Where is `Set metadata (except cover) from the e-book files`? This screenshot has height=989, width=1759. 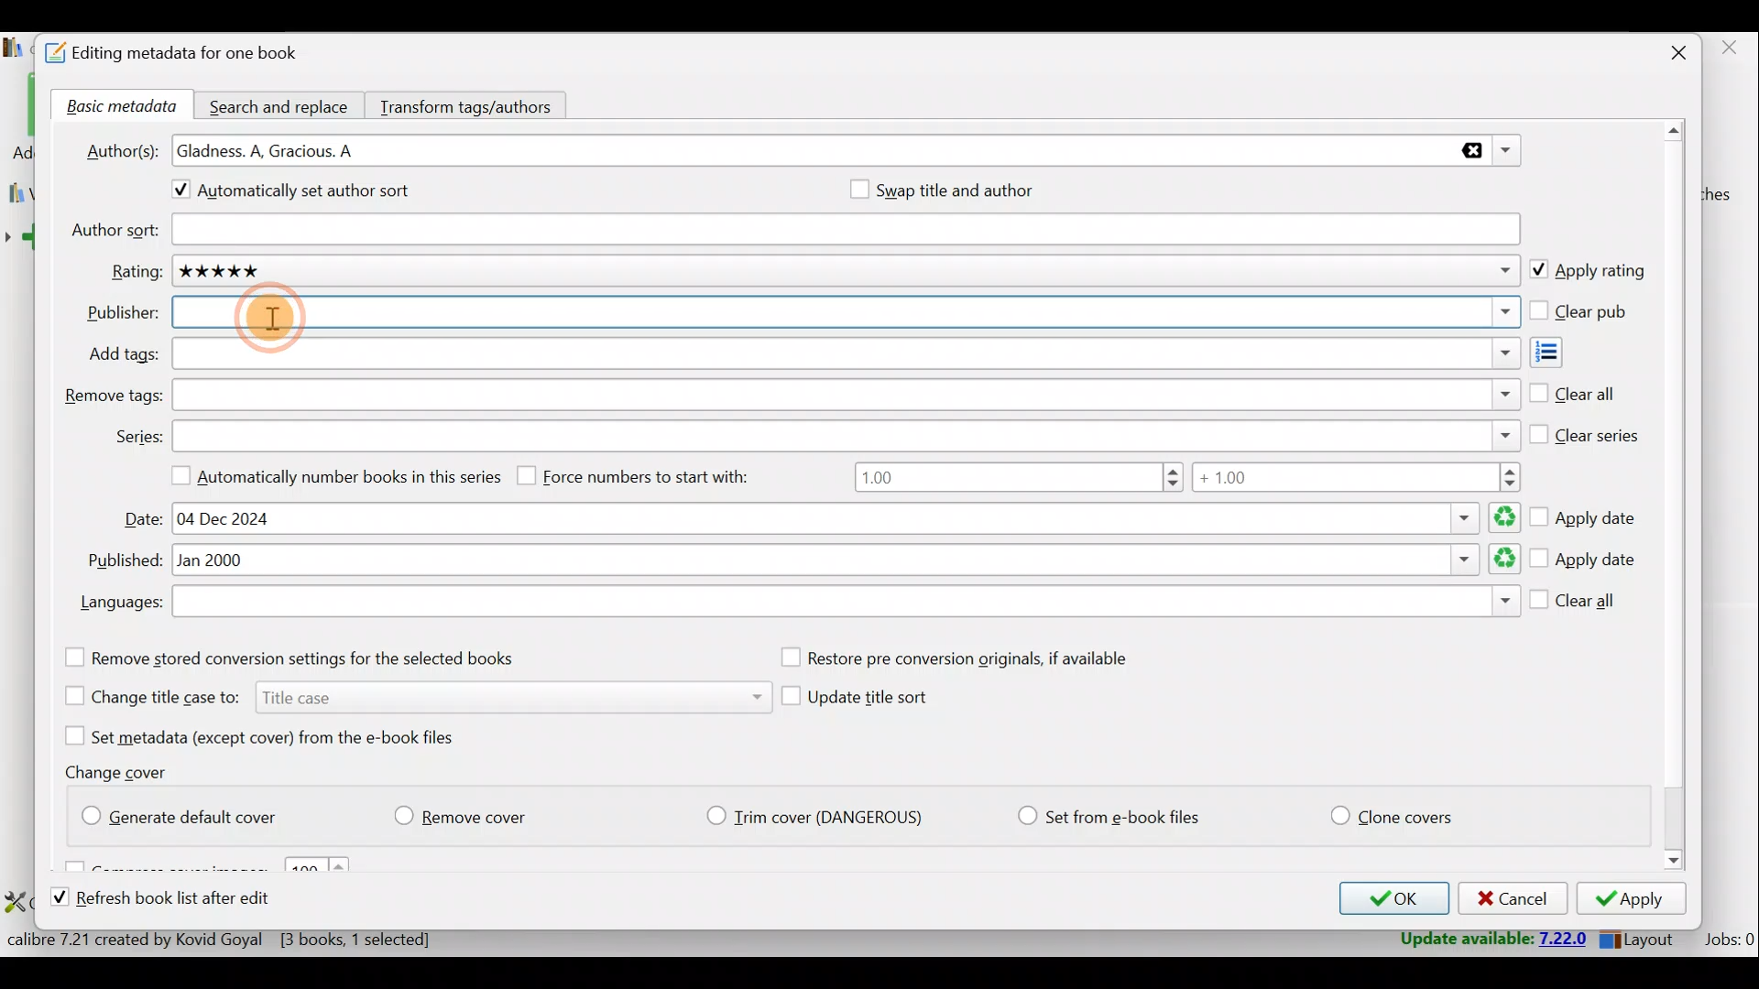 Set metadata (except cover) from the e-book files is located at coordinates (282, 735).